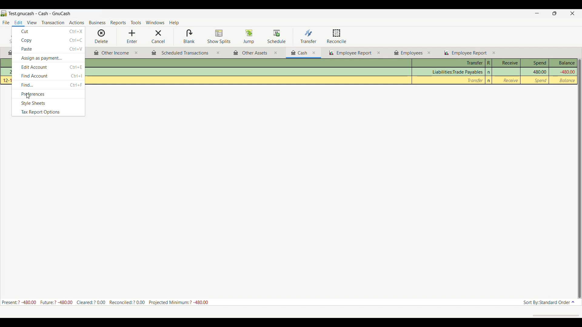 The width and height of the screenshot is (582, 327). What do you see at coordinates (314, 53) in the screenshot?
I see `close` at bounding box center [314, 53].